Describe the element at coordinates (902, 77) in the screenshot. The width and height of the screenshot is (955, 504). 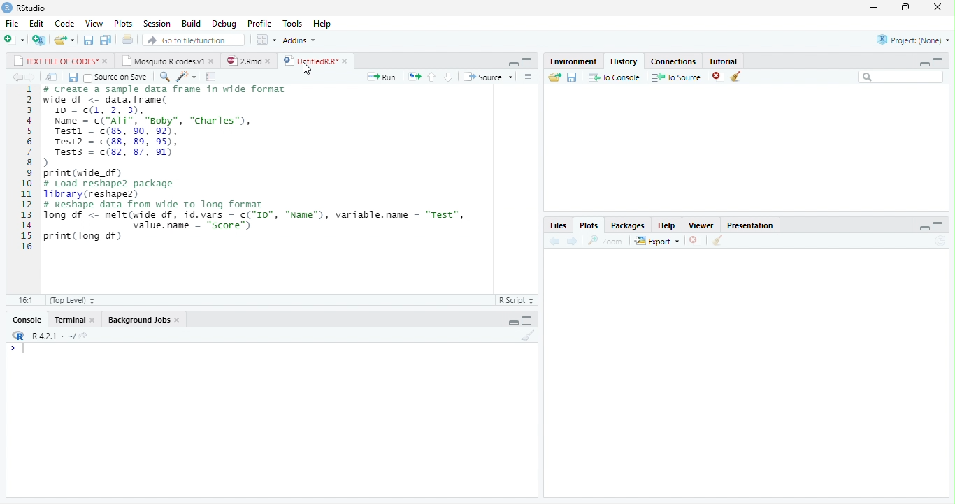
I see `search bar` at that location.